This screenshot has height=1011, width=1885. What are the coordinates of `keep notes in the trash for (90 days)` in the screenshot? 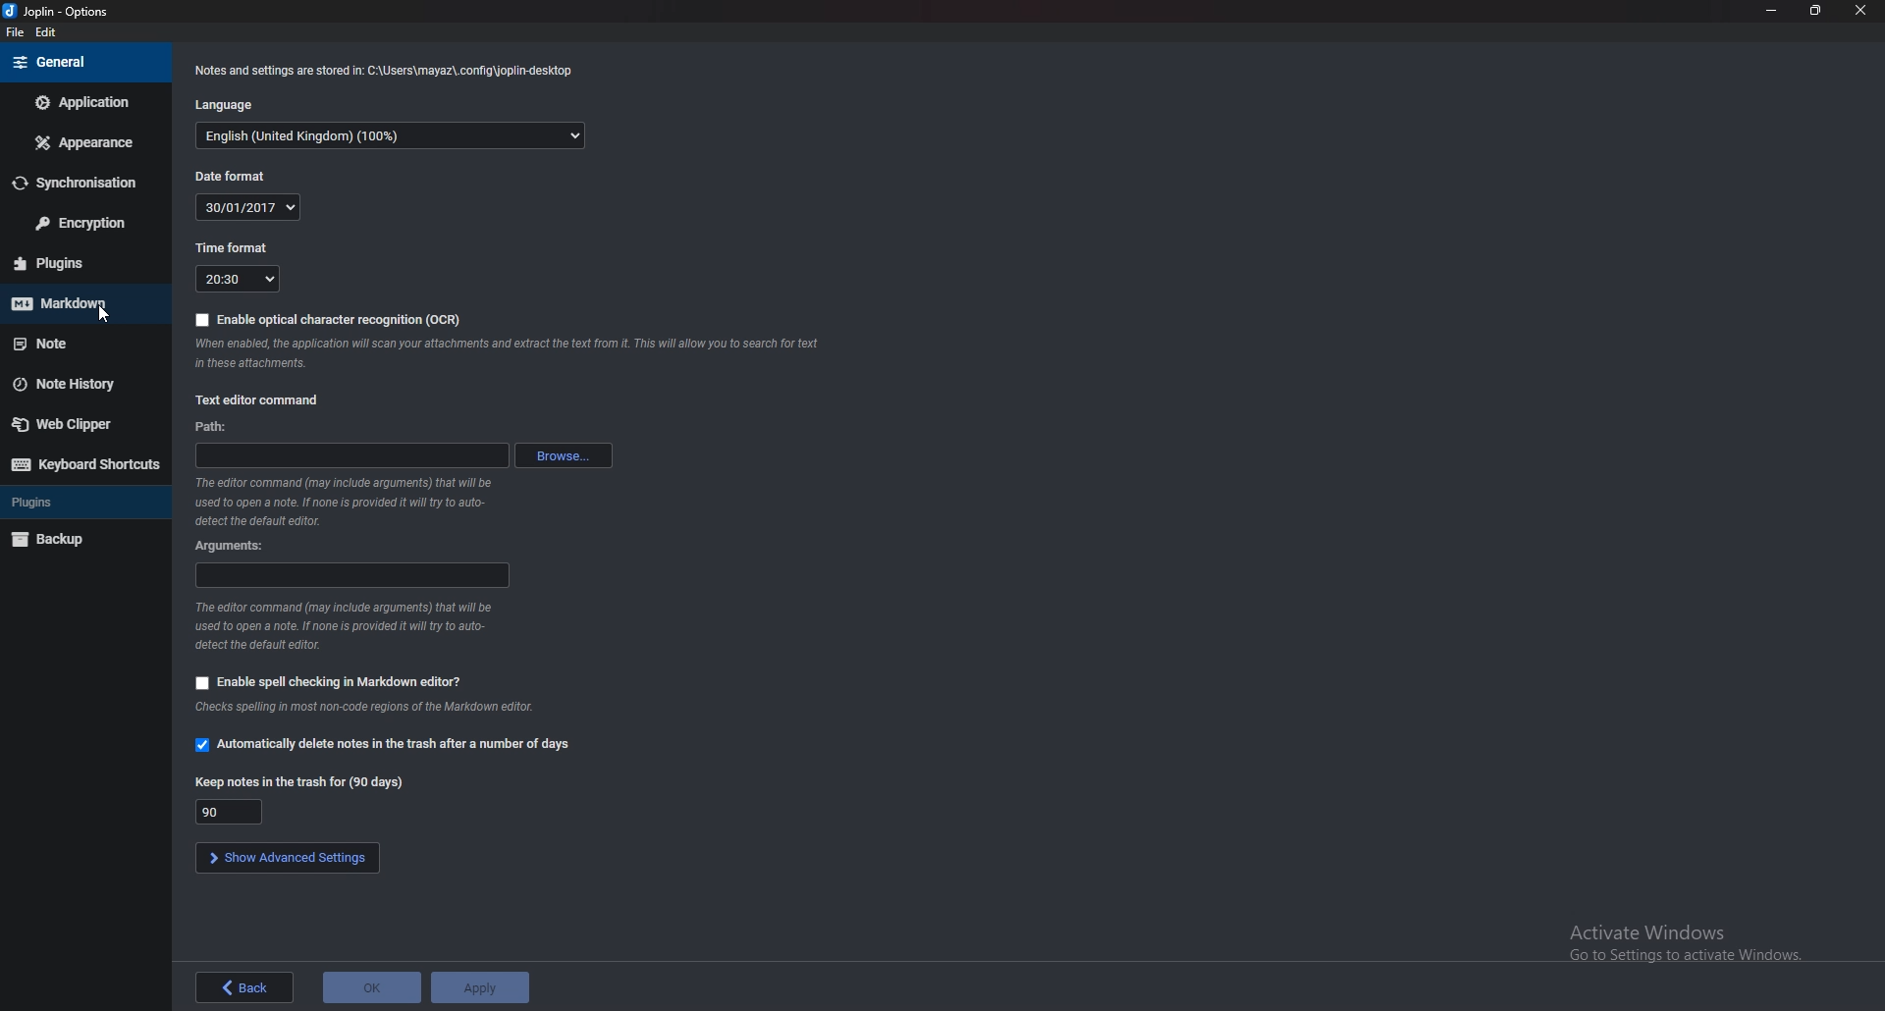 It's located at (300, 780).